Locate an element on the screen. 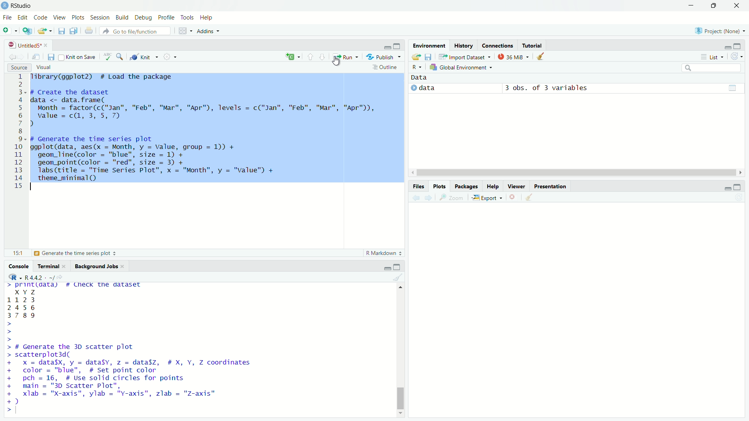 The image size is (749, 421). R 4.4.2 . ~/ is located at coordinates (39, 277).